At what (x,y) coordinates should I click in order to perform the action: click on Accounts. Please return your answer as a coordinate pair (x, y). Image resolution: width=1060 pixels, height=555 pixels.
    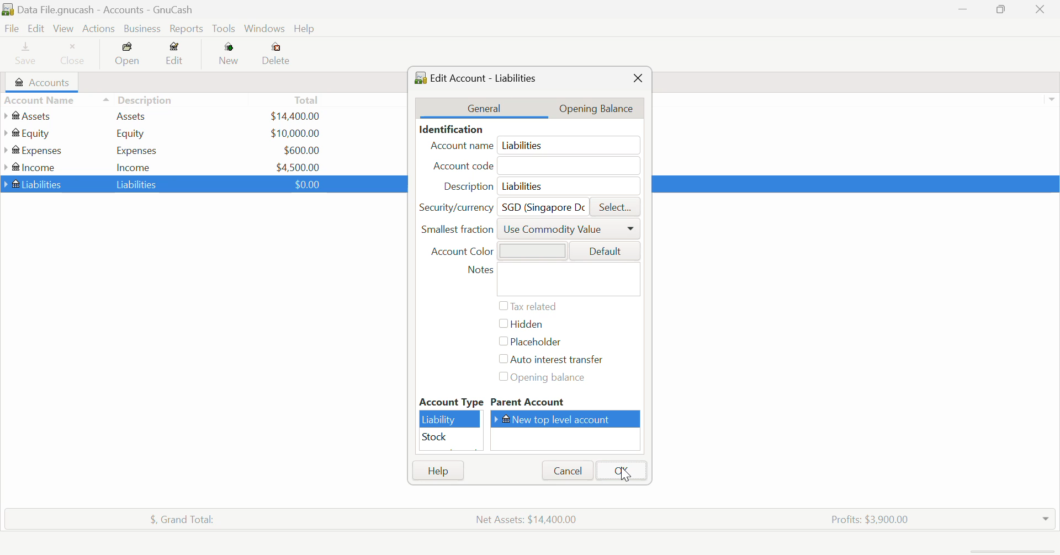
    Looking at the image, I should click on (45, 82).